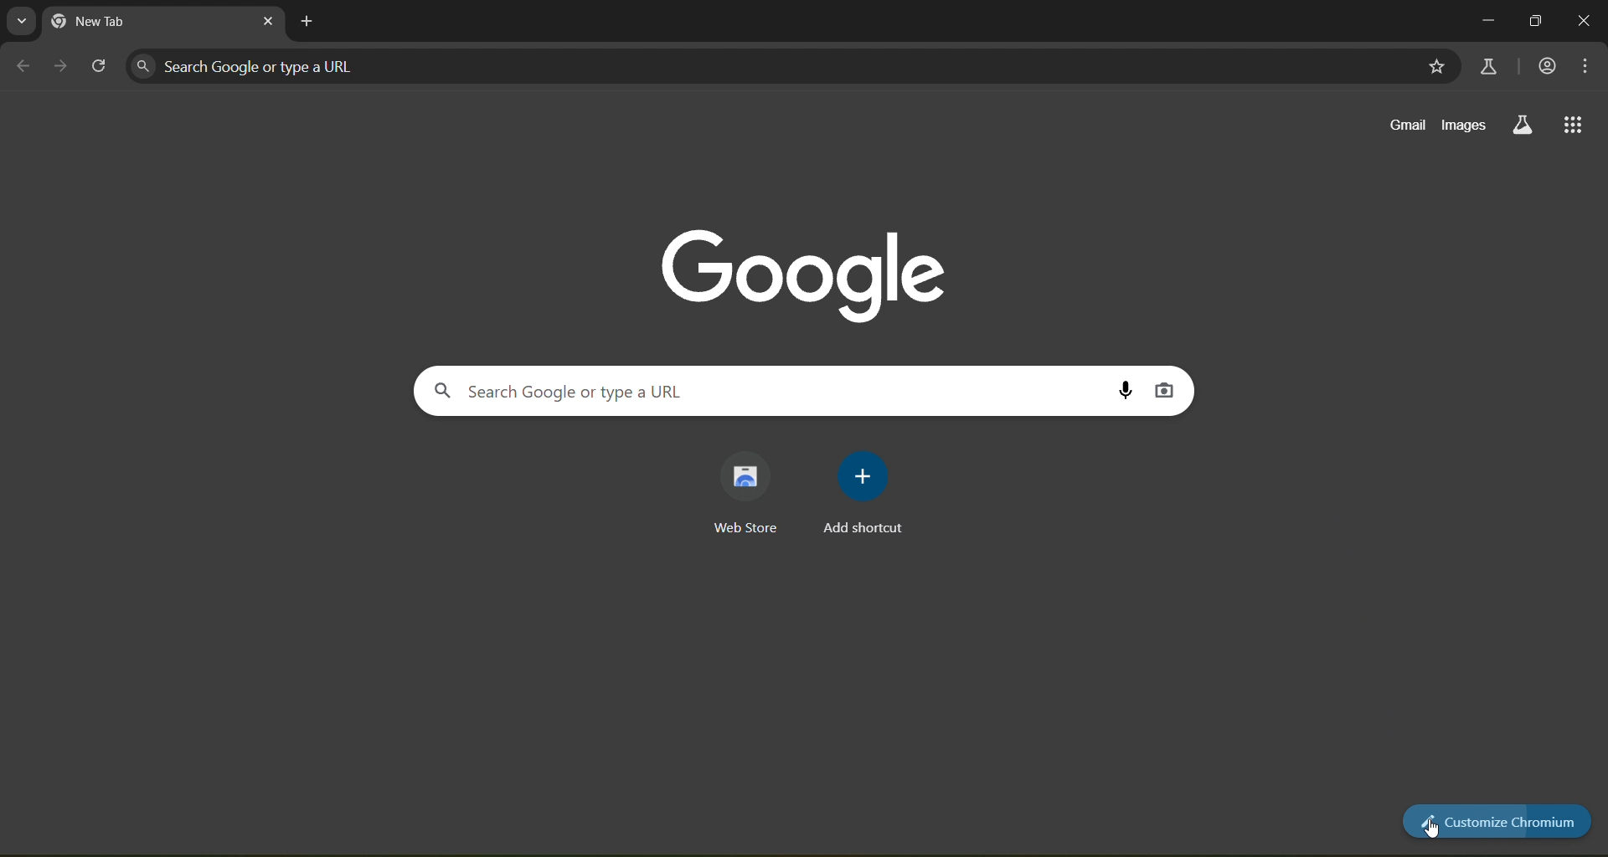 The height and width of the screenshot is (857, 1608). I want to click on gmail, so click(1409, 124).